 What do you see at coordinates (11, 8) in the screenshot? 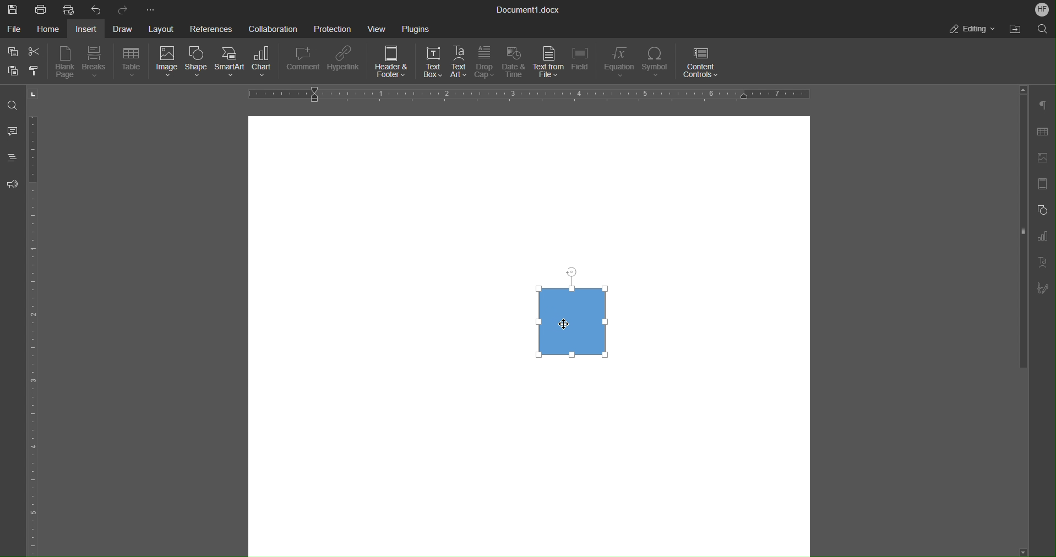
I see `Save` at bounding box center [11, 8].